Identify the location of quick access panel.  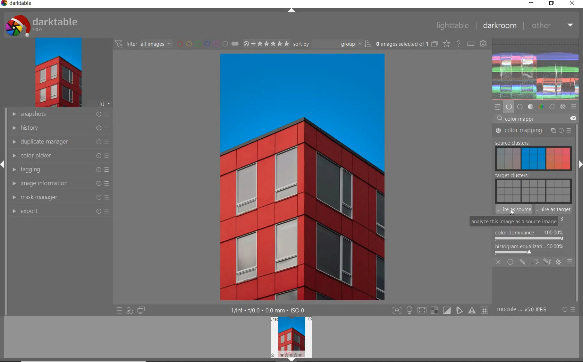
(498, 107).